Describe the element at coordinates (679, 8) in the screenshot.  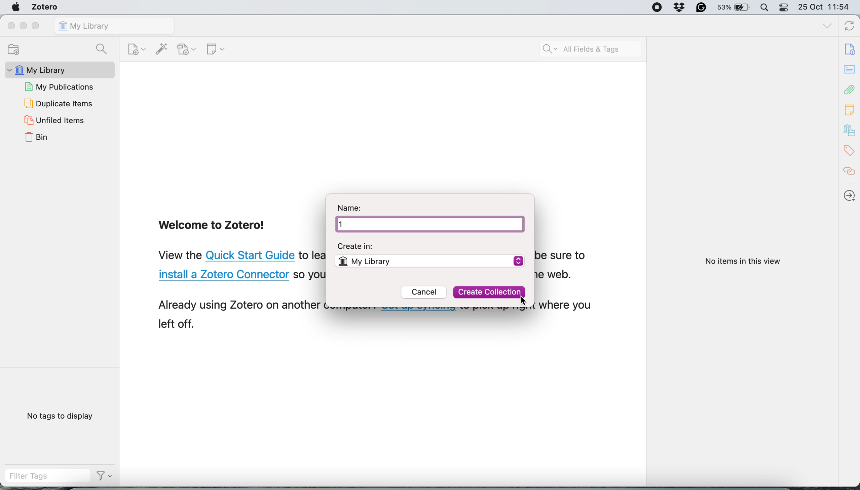
I see `dropbox` at that location.